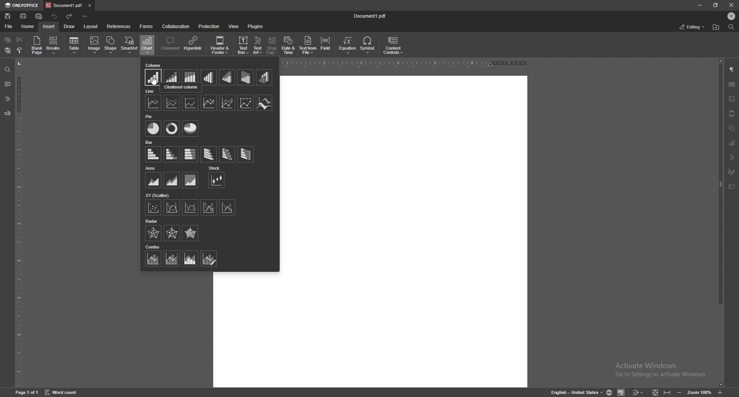  Describe the element at coordinates (246, 154) in the screenshot. I see `3-D 100% stacked bar` at that location.